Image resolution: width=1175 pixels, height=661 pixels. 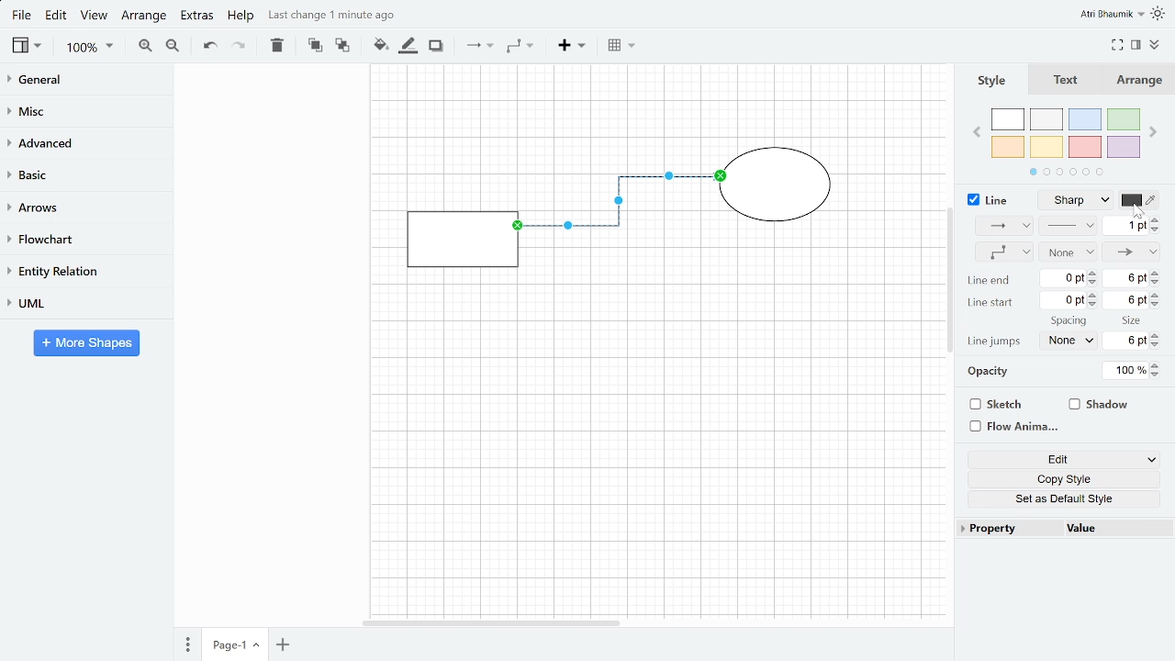 What do you see at coordinates (1133, 252) in the screenshot?
I see `Lie end` at bounding box center [1133, 252].